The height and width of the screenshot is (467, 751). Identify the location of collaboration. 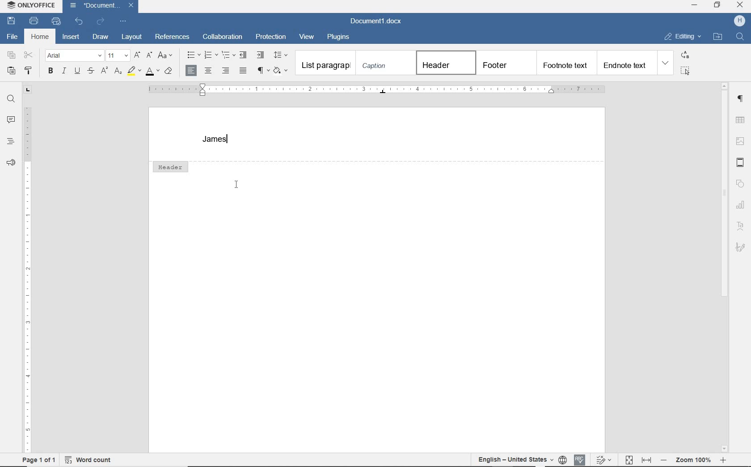
(224, 37).